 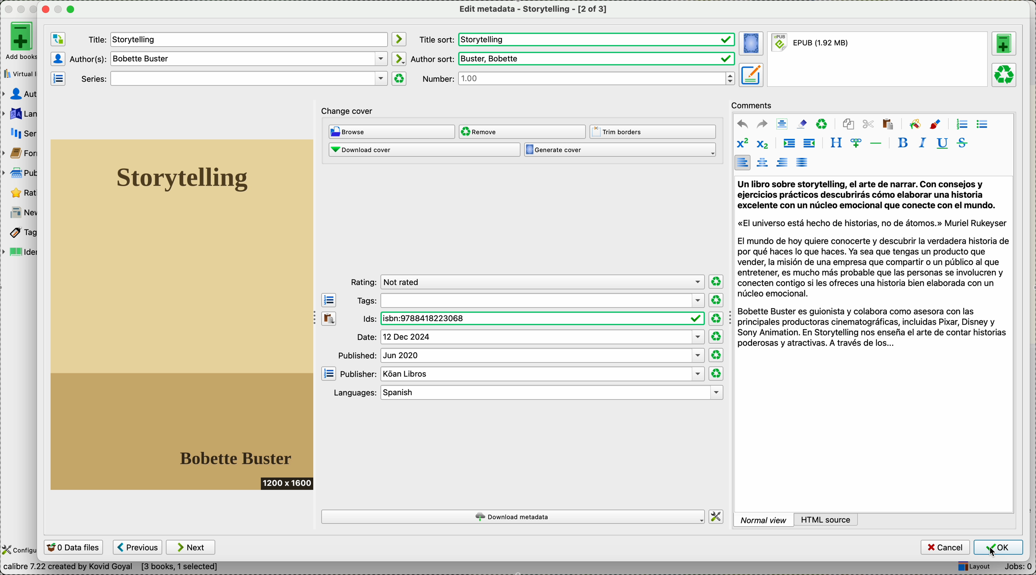 I want to click on synopsis, so click(x=874, y=264).